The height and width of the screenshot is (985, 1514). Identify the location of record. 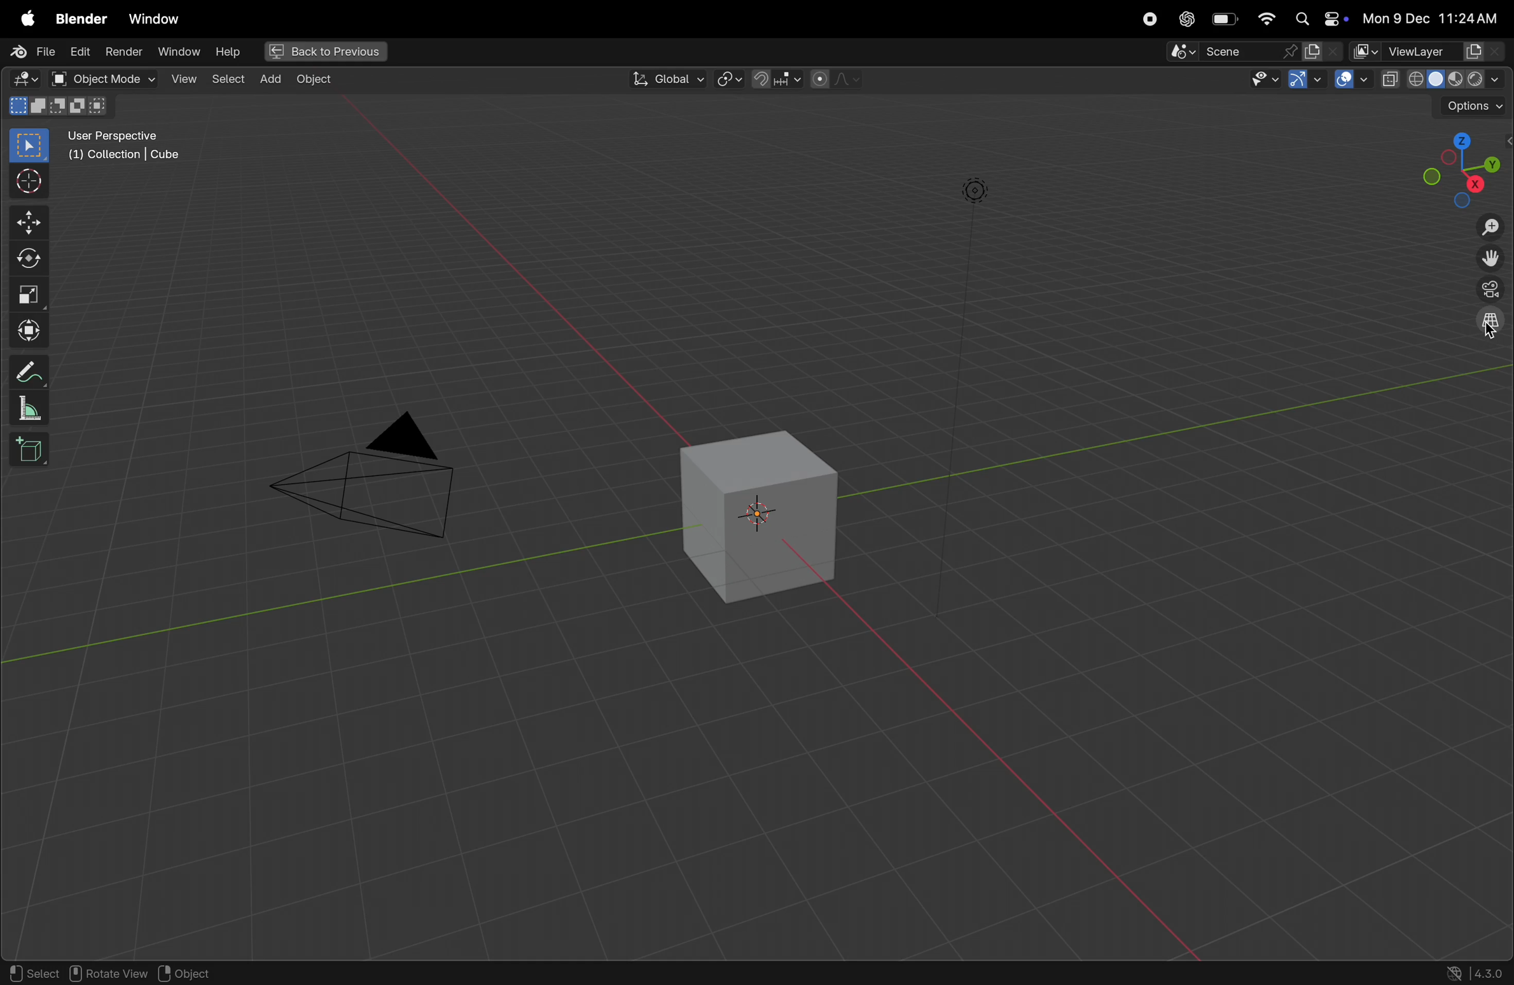
(1145, 18).